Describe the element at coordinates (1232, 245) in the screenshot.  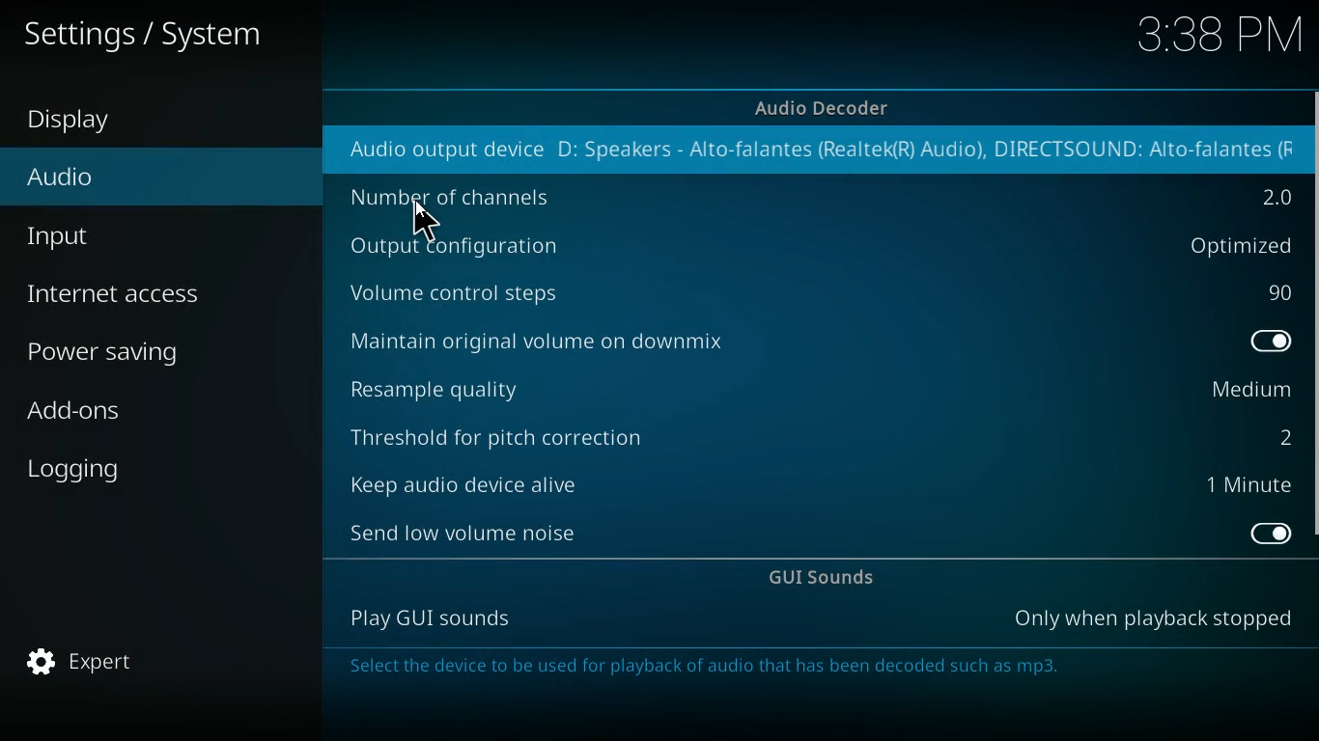
I see `options` at that location.